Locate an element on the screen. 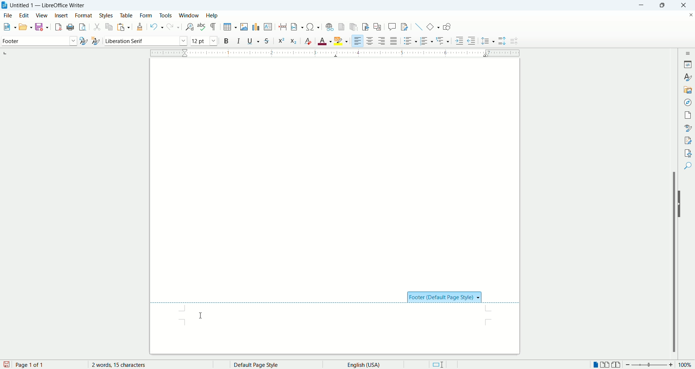  minimize is located at coordinates (644, 5).